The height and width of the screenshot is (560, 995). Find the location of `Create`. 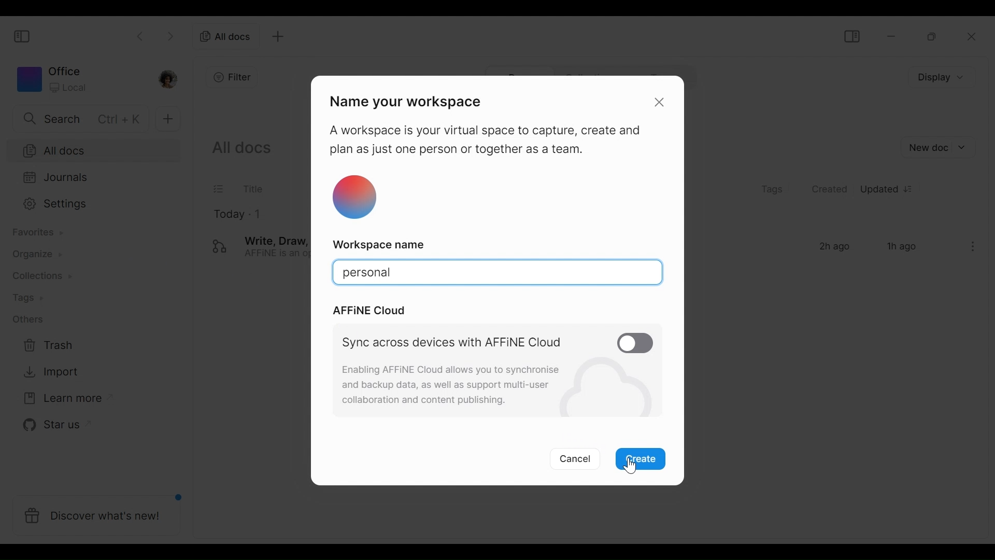

Create is located at coordinates (642, 459).